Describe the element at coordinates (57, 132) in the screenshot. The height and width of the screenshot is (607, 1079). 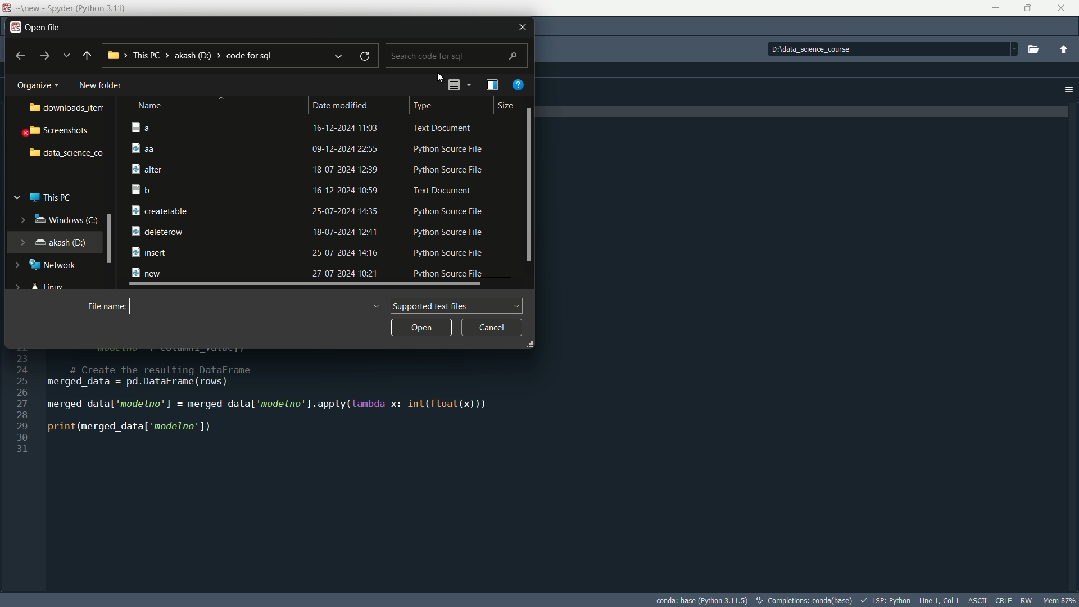
I see `screenshots` at that location.